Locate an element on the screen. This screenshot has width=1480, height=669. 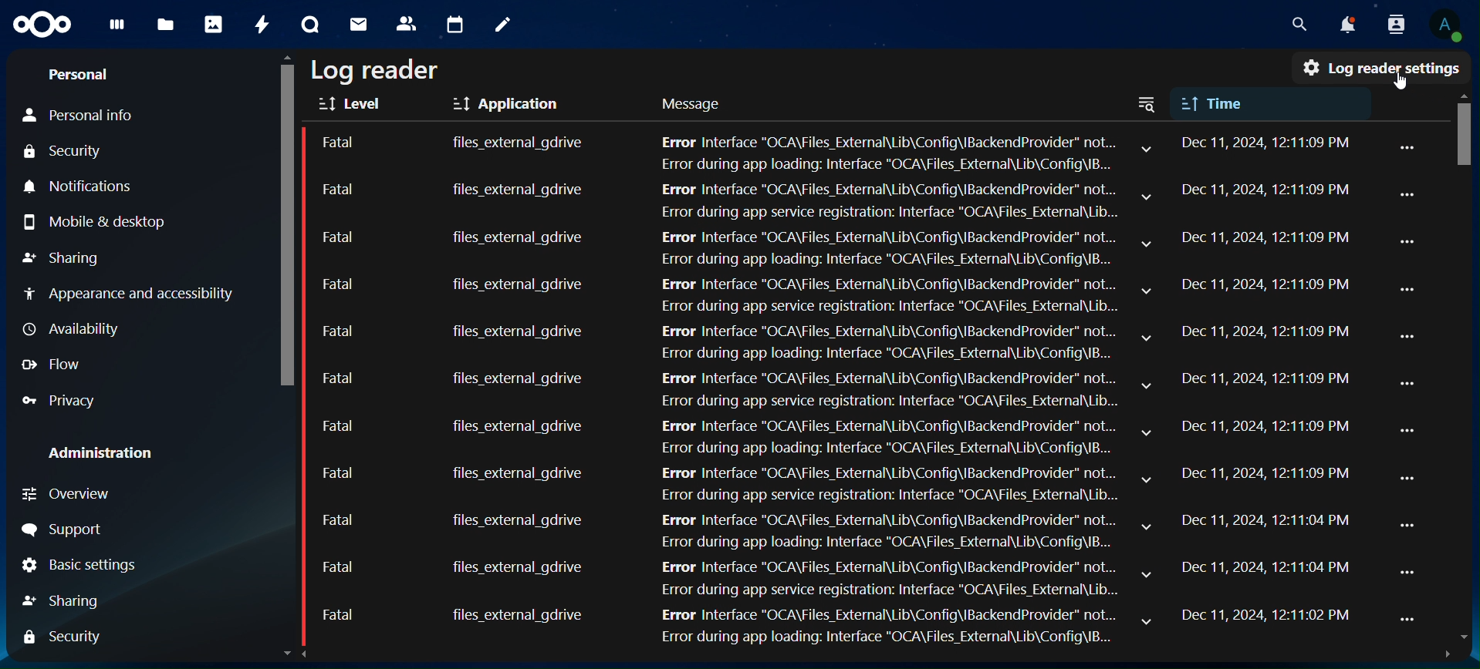
mail is located at coordinates (357, 25).